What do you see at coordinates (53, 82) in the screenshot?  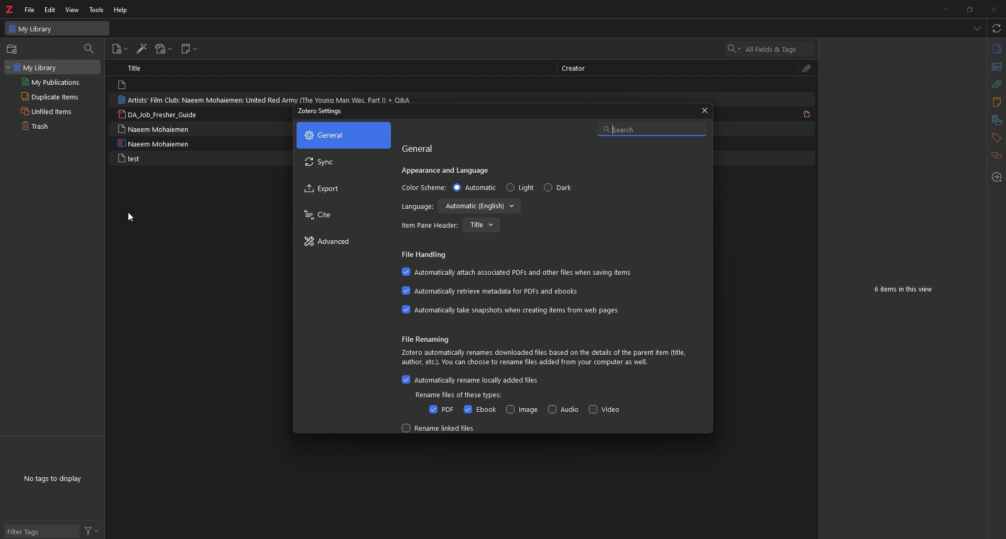 I see `my publications` at bounding box center [53, 82].